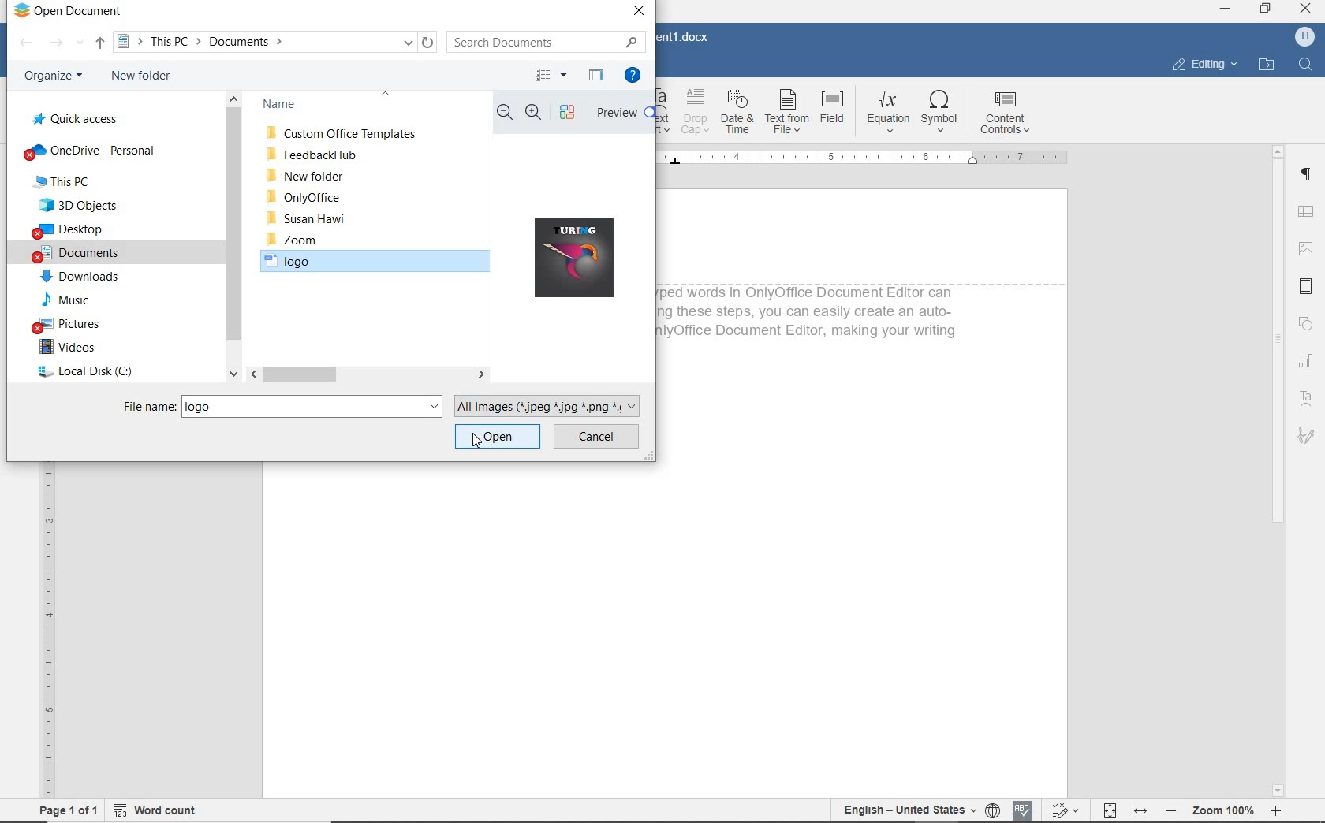  I want to click on Profile, so click(1304, 37).